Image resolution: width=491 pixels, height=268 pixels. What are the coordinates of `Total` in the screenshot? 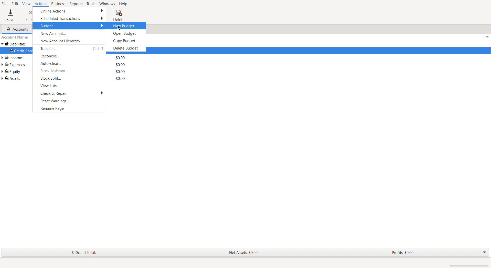 It's located at (121, 58).